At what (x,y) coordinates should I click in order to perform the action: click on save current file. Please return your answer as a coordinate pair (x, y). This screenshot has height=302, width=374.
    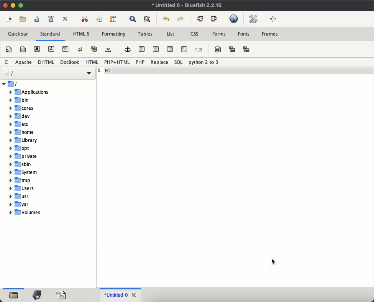
    Looking at the image, I should click on (37, 18).